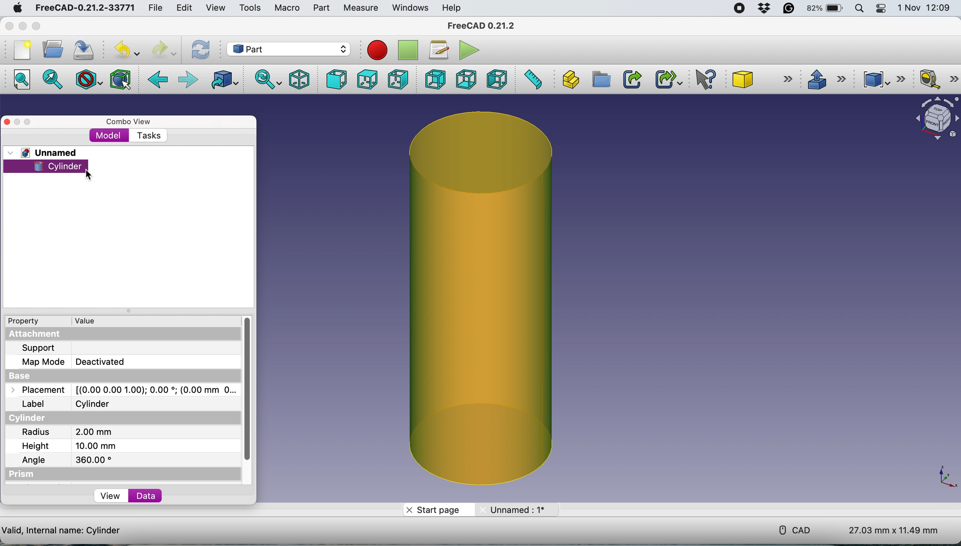 The height and width of the screenshot is (546, 961). Describe the element at coordinates (266, 79) in the screenshot. I see `sync view` at that location.